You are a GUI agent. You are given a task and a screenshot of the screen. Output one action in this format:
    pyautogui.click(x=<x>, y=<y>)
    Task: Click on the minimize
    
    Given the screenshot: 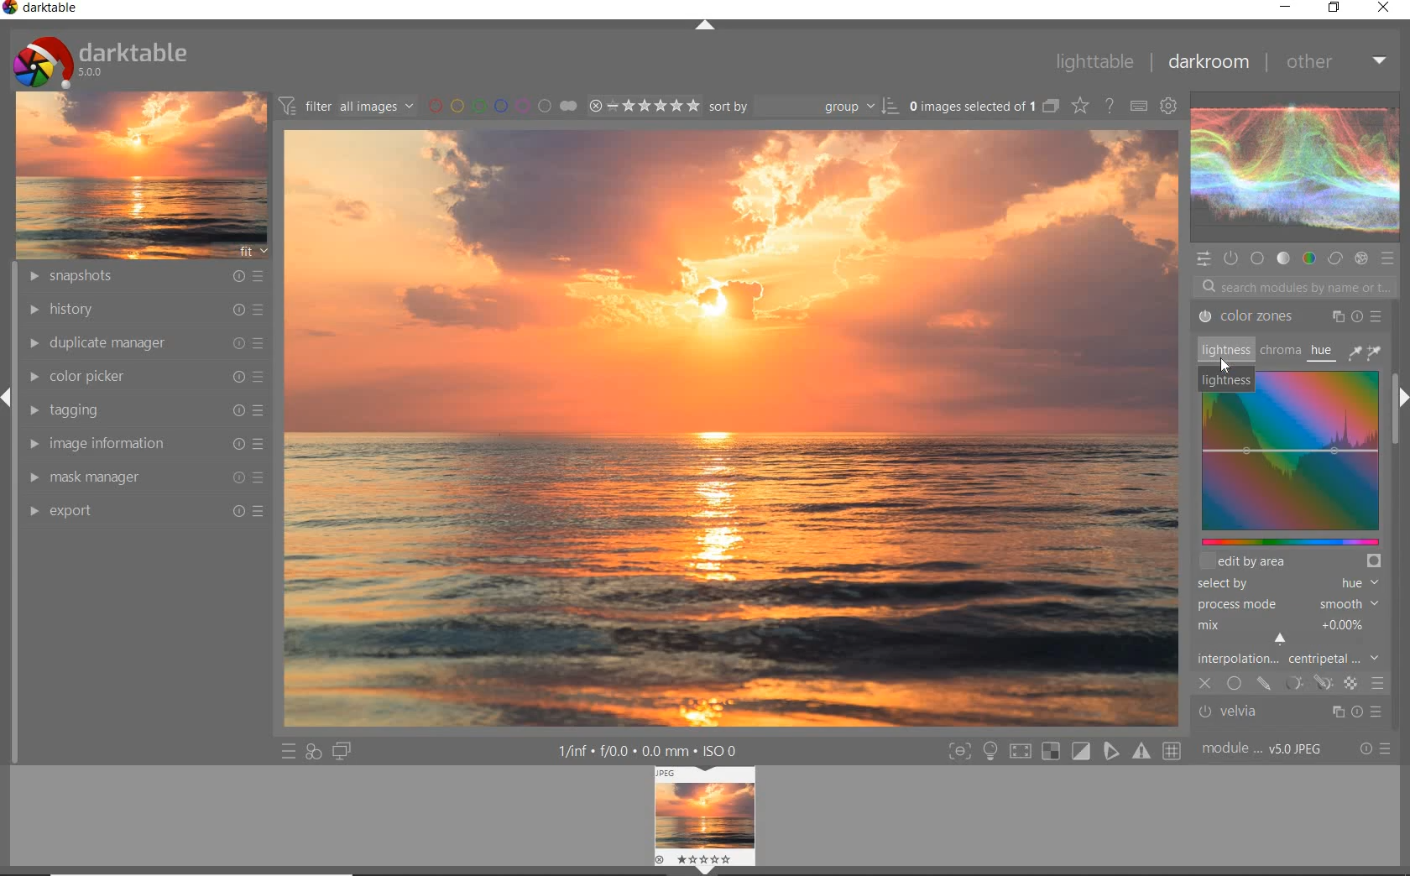 What is the action you would take?
    pyautogui.click(x=1287, y=6)
    